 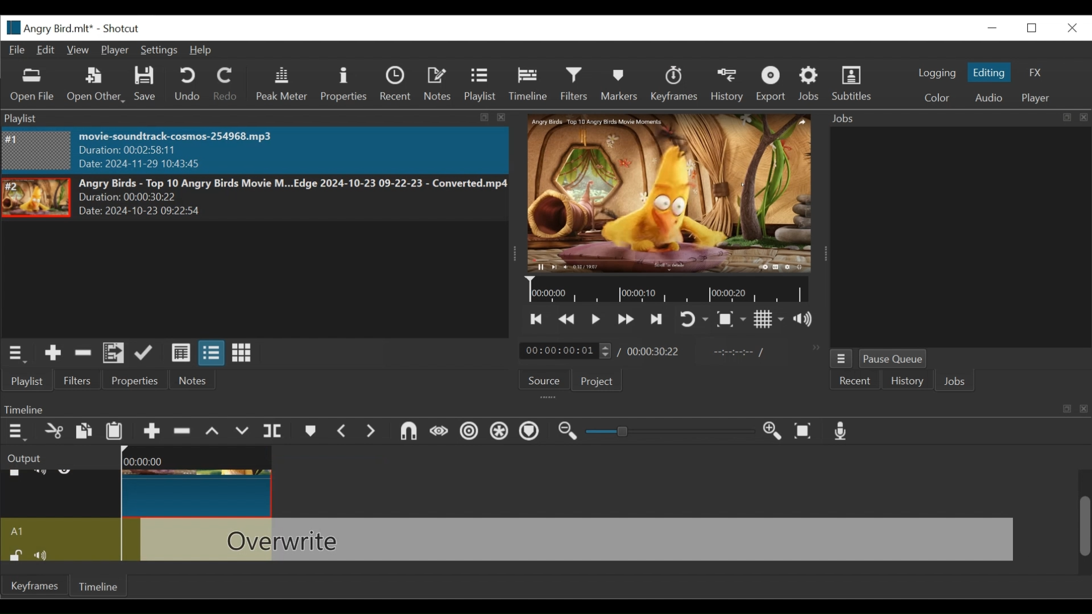 I want to click on minimize, so click(x=992, y=26).